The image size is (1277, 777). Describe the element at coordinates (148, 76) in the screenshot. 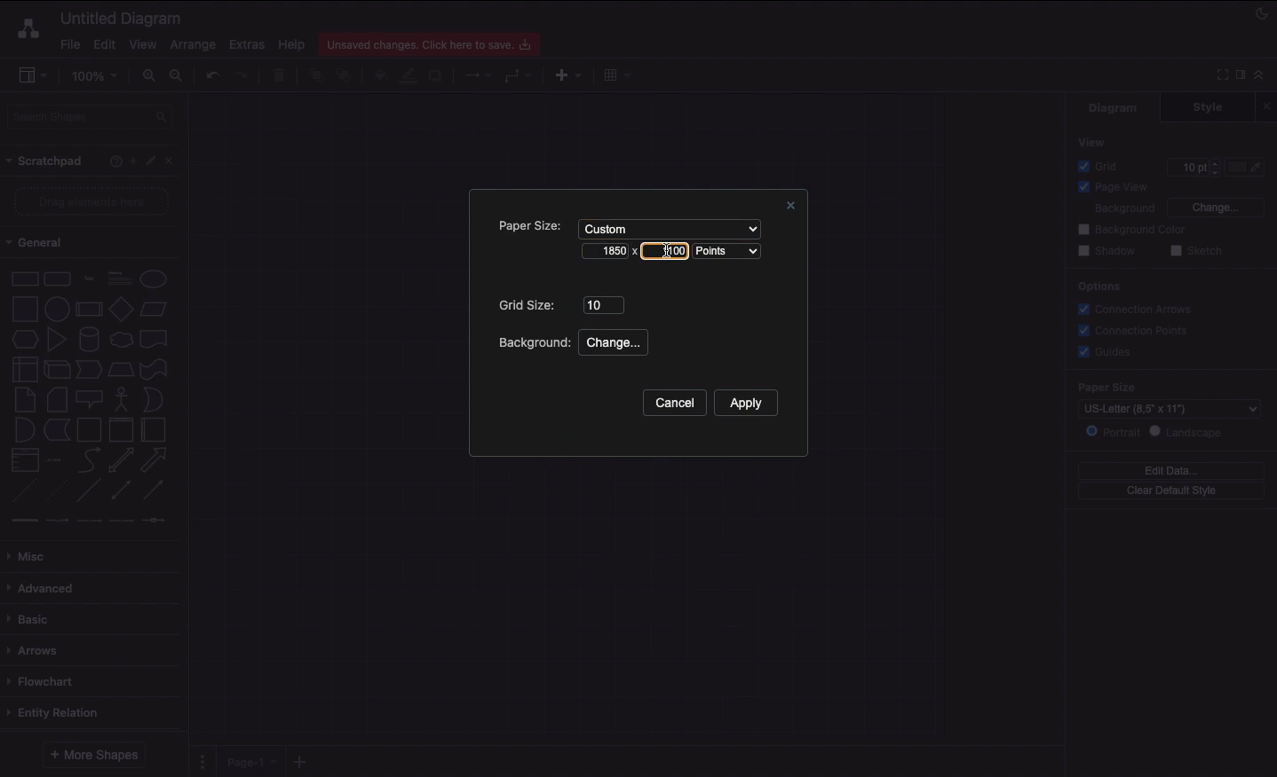

I see `Zoom in` at that location.